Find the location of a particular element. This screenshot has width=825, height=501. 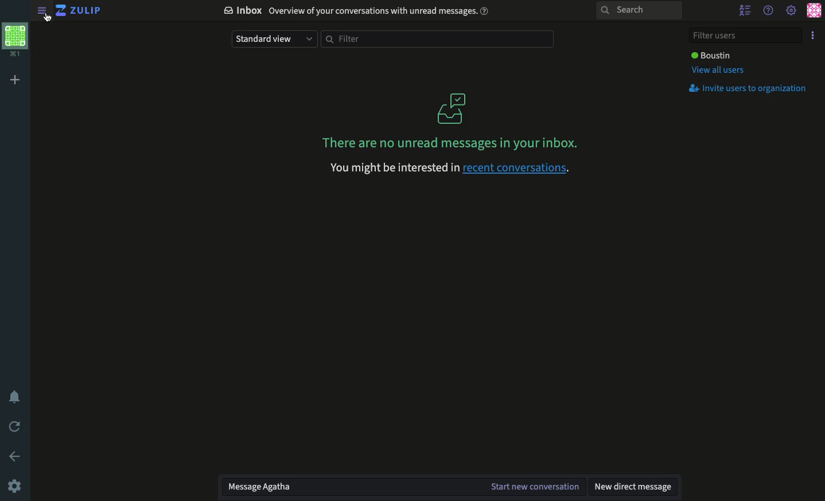

Invite users to organization is located at coordinates (751, 89).